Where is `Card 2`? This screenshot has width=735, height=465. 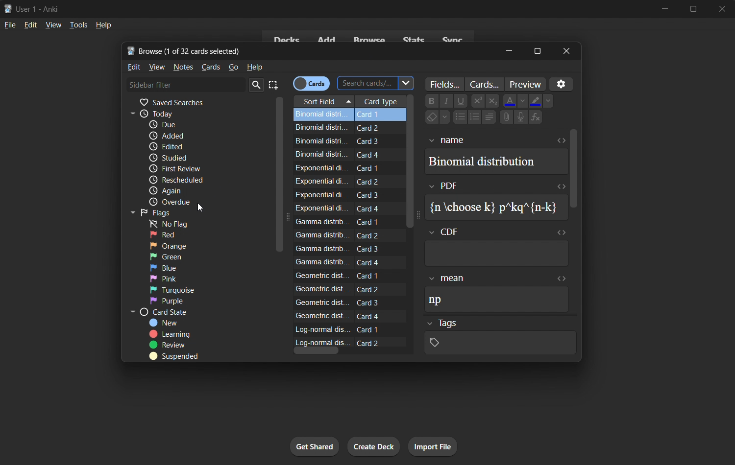
Card 2 is located at coordinates (378, 128).